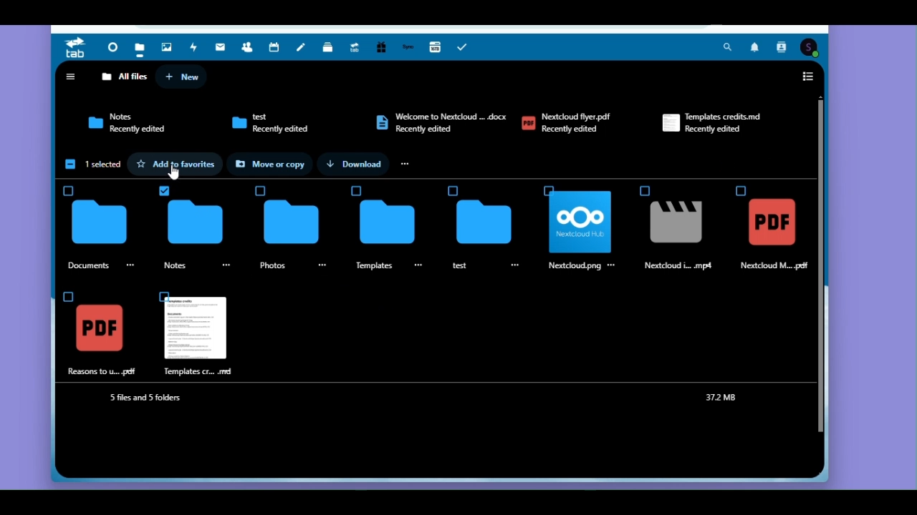  I want to click on Ellipsis, so click(517, 265).